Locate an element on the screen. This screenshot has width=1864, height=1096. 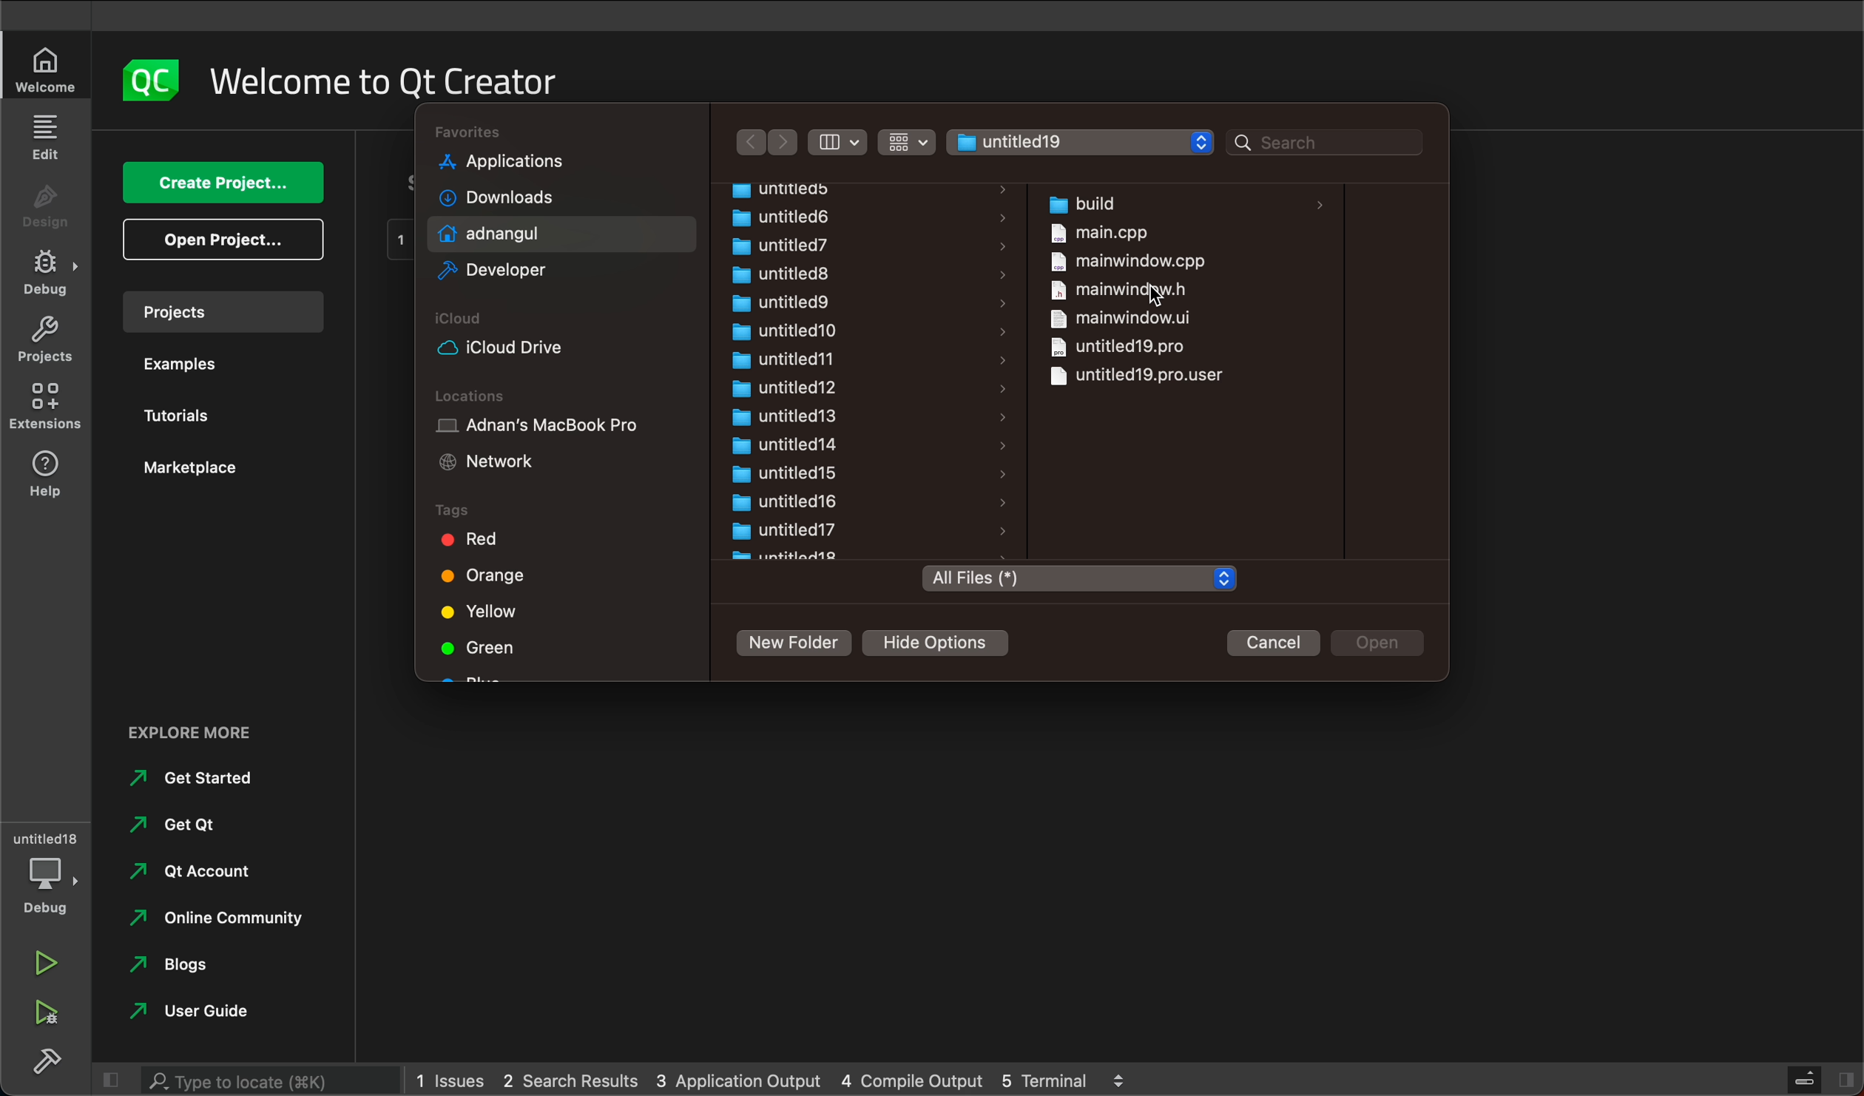
blogs is located at coordinates (183, 963).